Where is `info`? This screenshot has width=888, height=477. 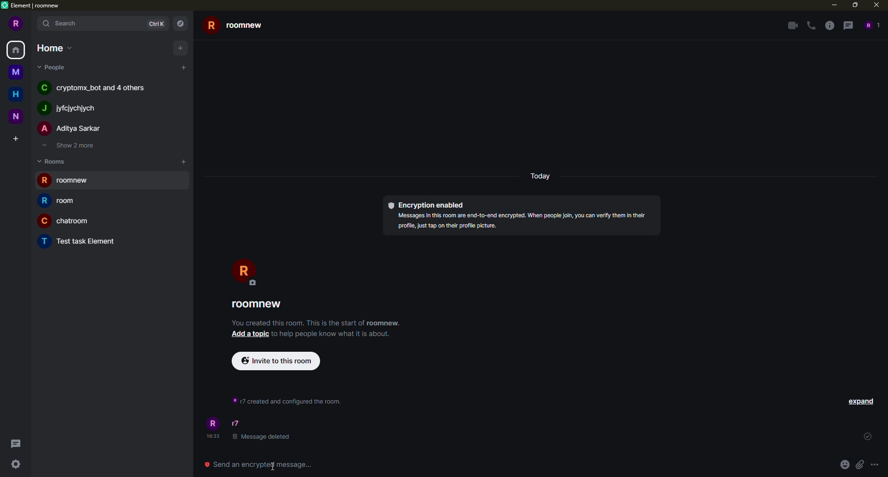 info is located at coordinates (526, 221).